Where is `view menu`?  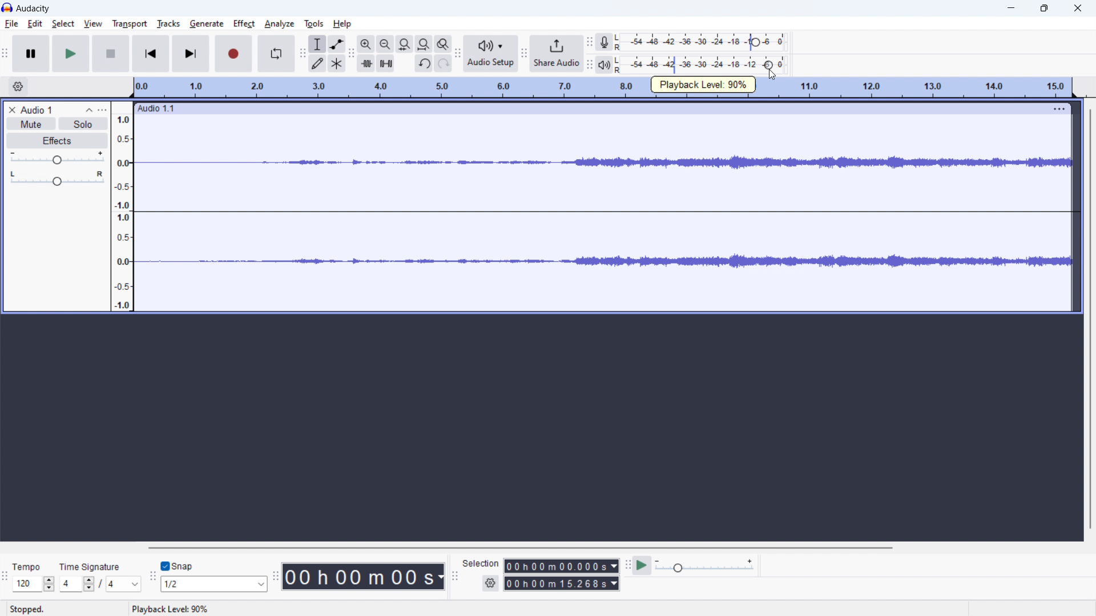
view menu is located at coordinates (103, 110).